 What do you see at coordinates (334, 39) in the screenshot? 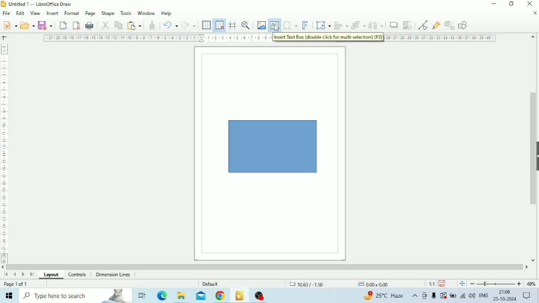
I see `tooltip` at bounding box center [334, 39].